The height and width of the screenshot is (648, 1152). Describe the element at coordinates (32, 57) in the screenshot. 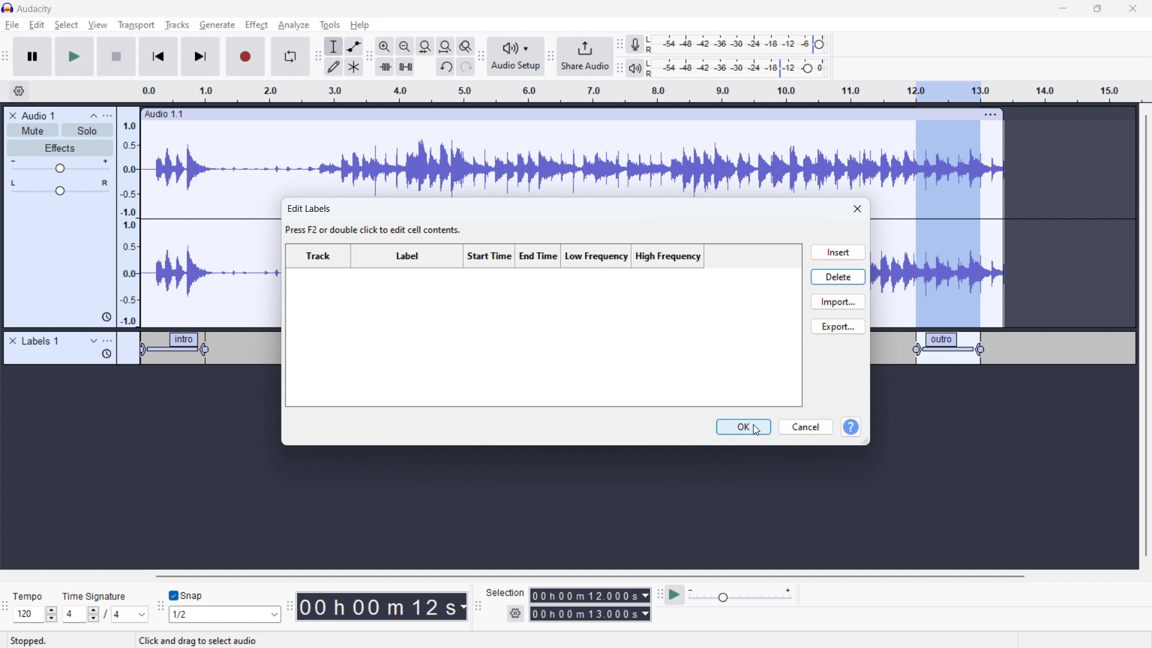

I see `pause` at that location.